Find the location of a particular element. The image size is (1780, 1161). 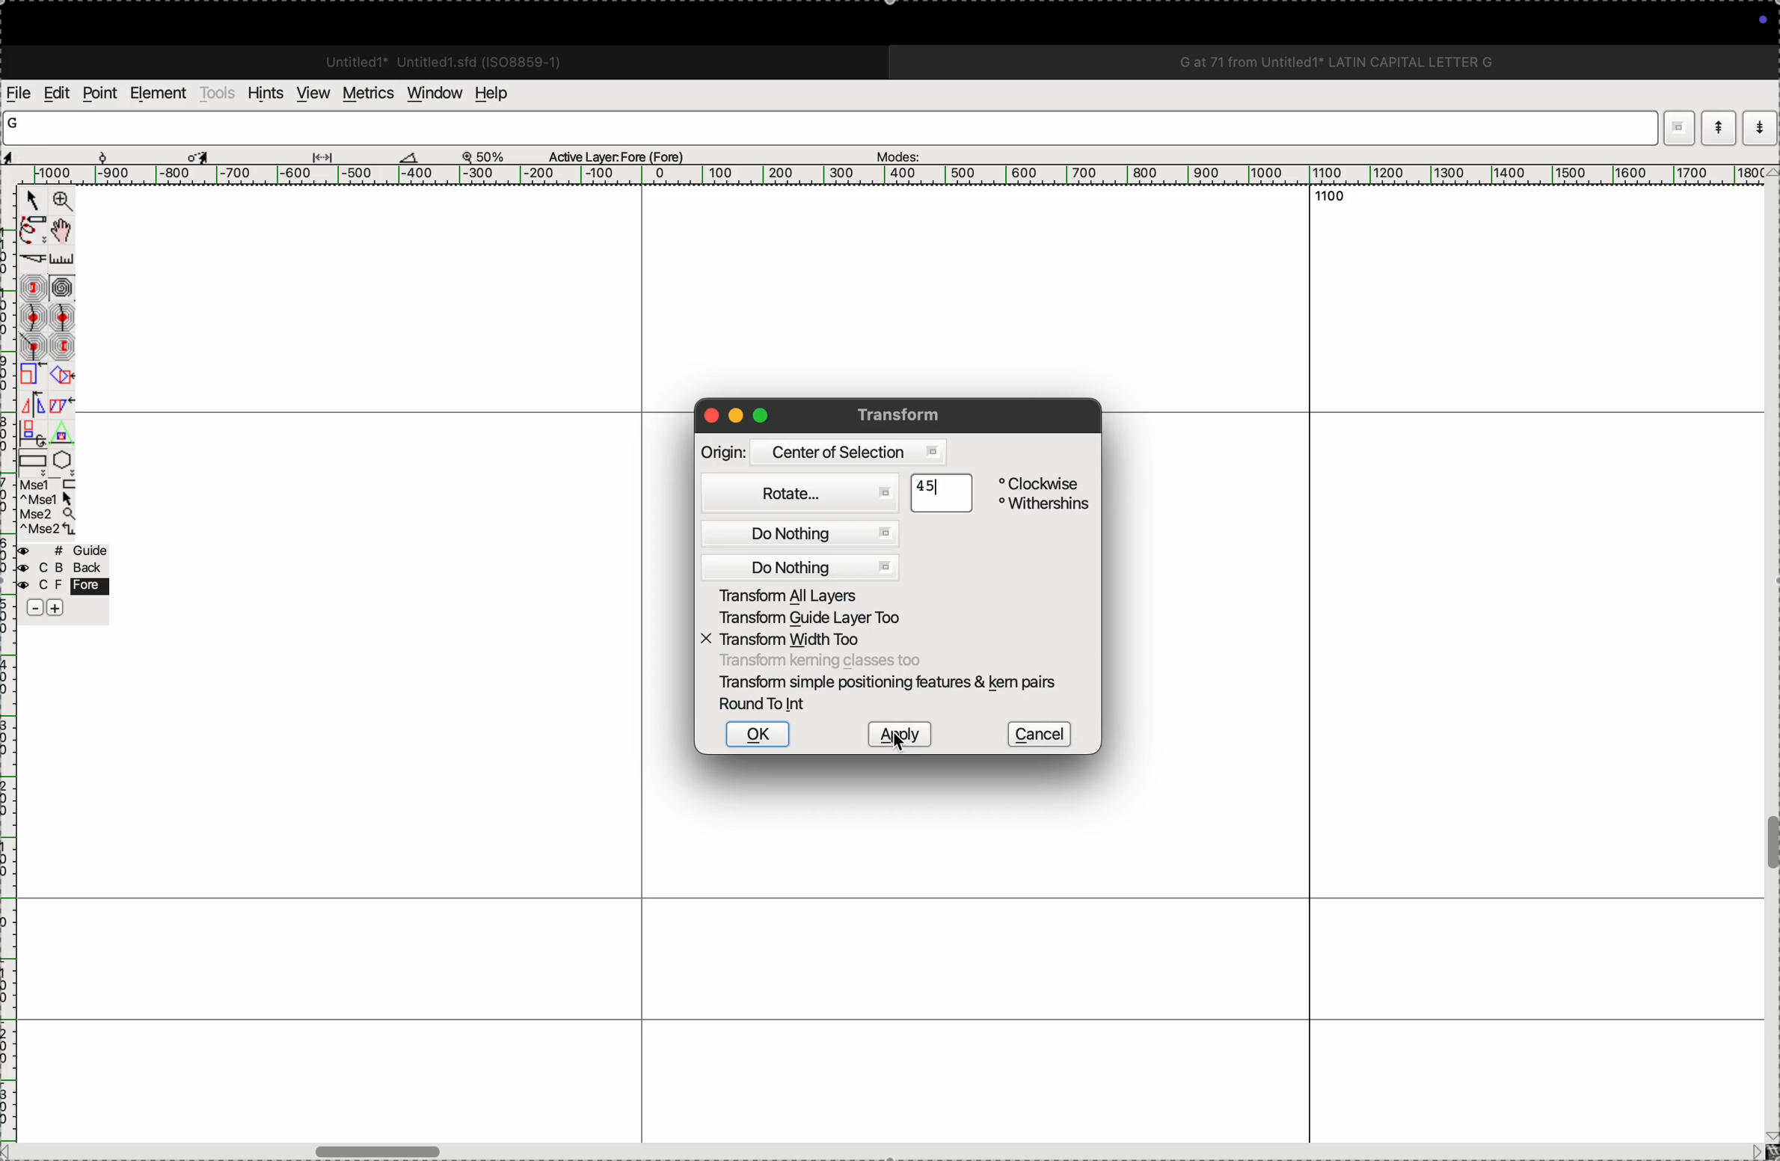

1100 is located at coordinates (1334, 200).